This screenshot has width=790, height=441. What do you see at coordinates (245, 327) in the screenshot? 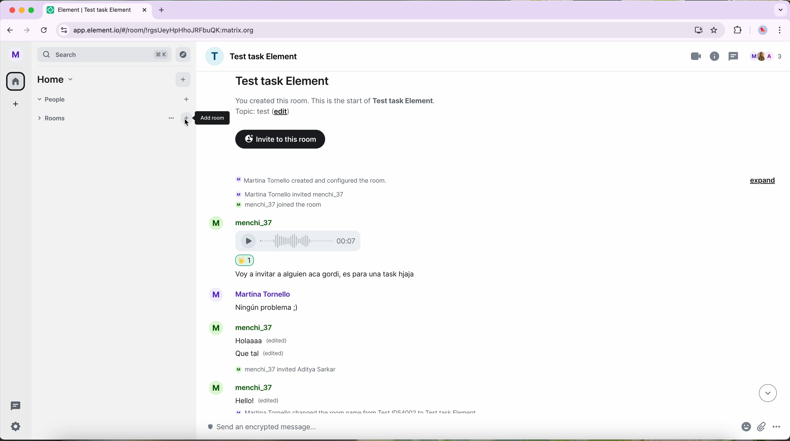
I see `account` at bounding box center [245, 327].